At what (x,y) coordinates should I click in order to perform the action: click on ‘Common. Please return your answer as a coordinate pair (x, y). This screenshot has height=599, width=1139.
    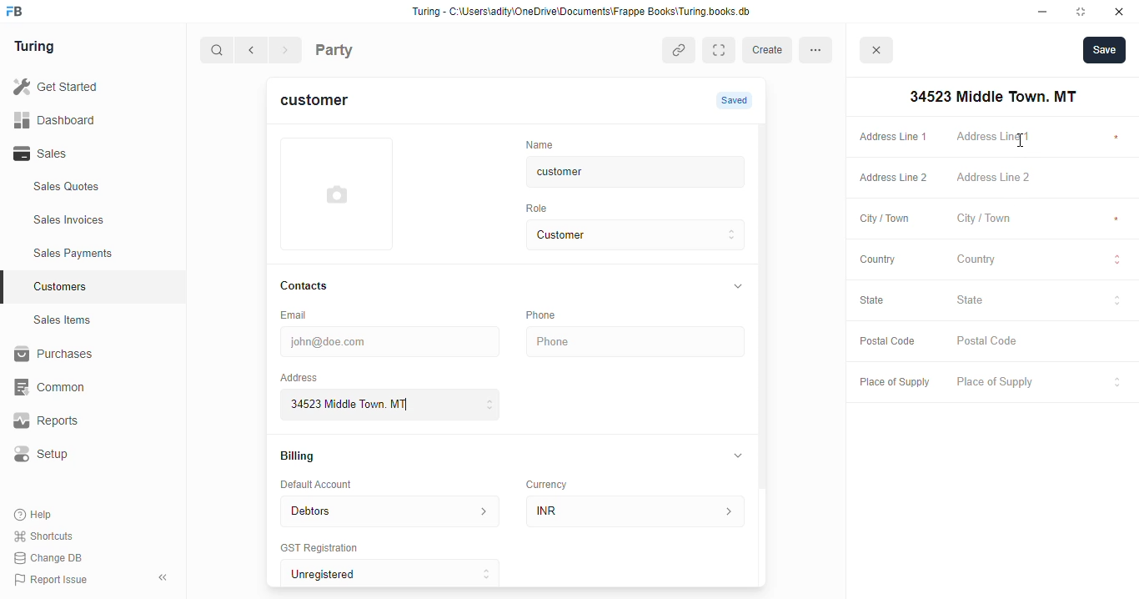
    Looking at the image, I should click on (83, 387).